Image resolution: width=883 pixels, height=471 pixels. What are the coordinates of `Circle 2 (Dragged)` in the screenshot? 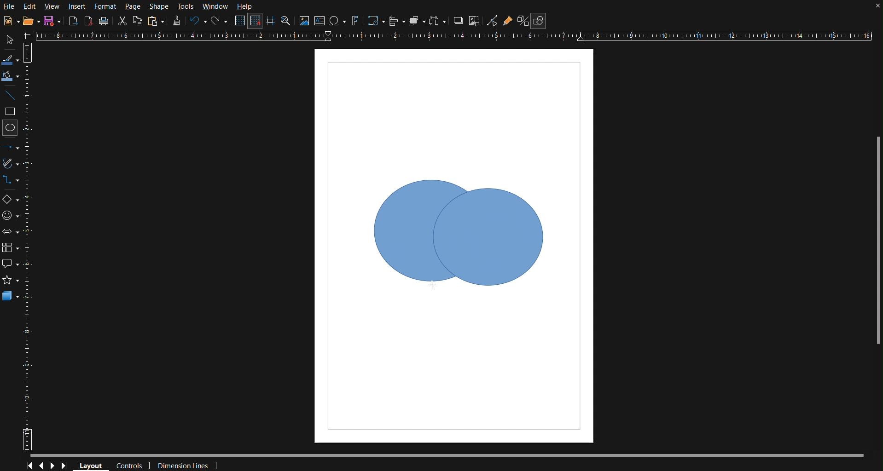 It's located at (502, 237).